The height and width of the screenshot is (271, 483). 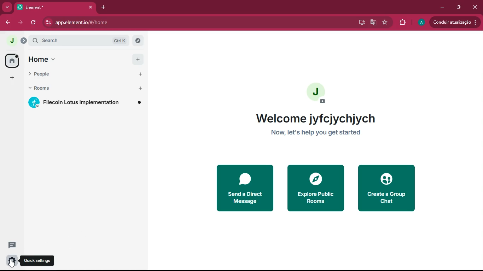 What do you see at coordinates (245, 188) in the screenshot?
I see `send a direct message` at bounding box center [245, 188].